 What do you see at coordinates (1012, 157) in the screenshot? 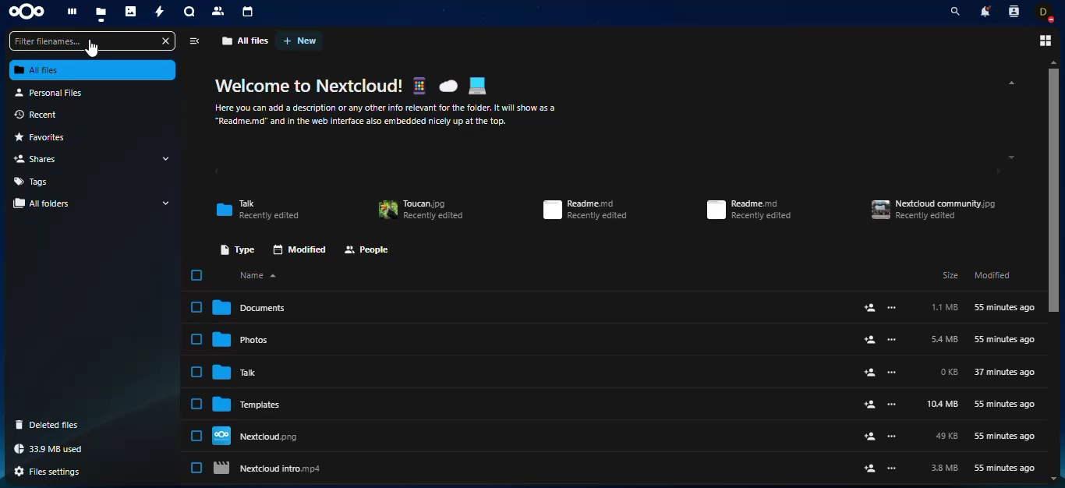
I see `scroll down` at bounding box center [1012, 157].